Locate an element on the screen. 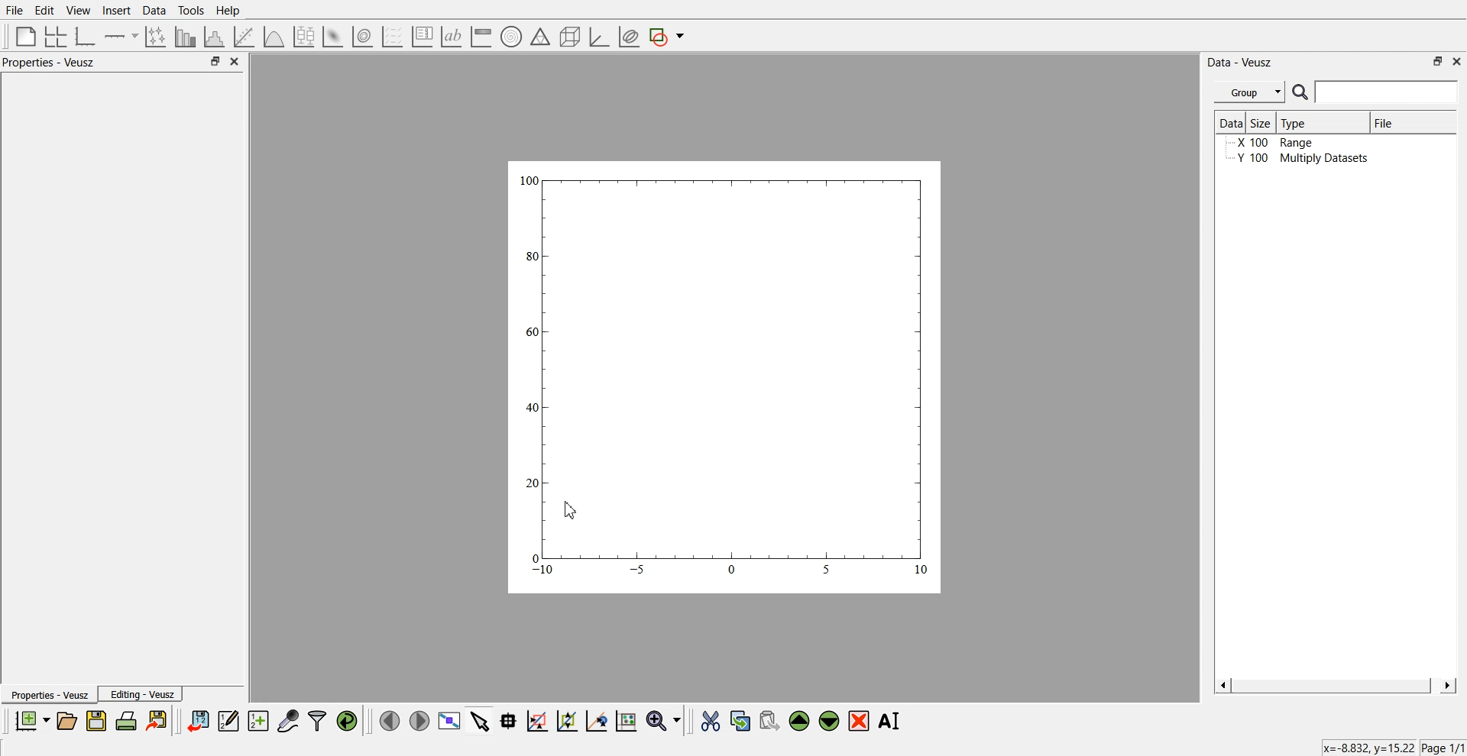 This screenshot has width=1467, height=756. Dataset is located at coordinates (1230, 124).